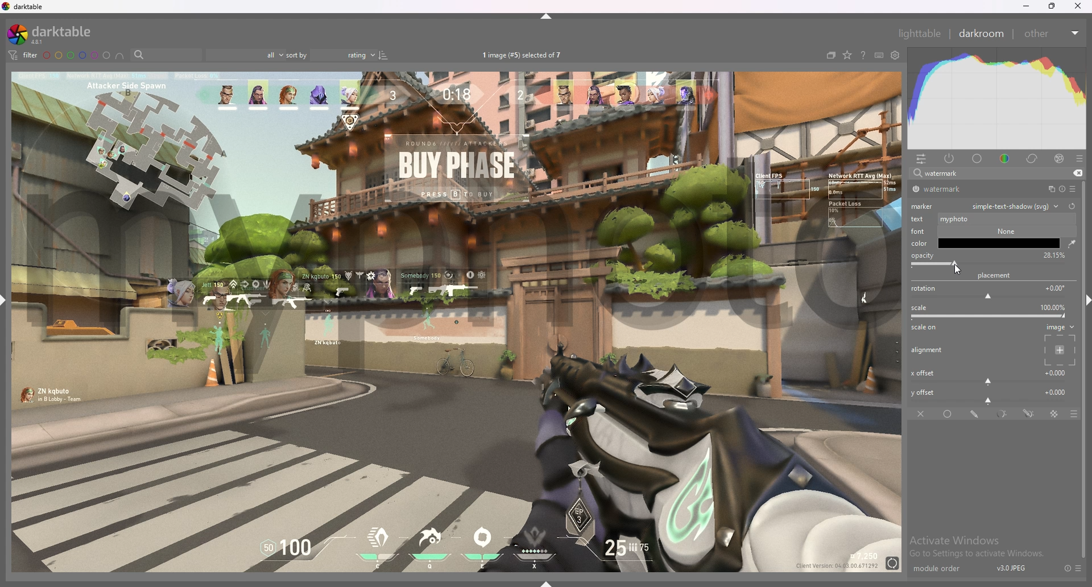 This screenshot has width=1092, height=587. What do you see at coordinates (22, 55) in the screenshot?
I see `filter` at bounding box center [22, 55].